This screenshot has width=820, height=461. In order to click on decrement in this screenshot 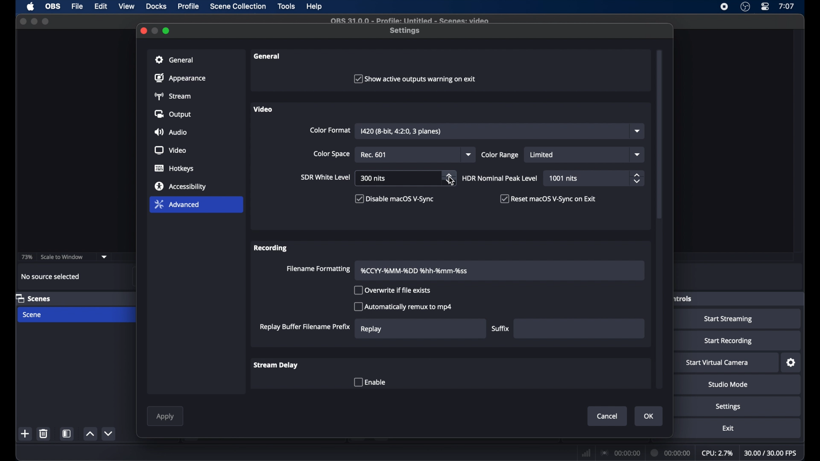, I will do `click(108, 433)`.